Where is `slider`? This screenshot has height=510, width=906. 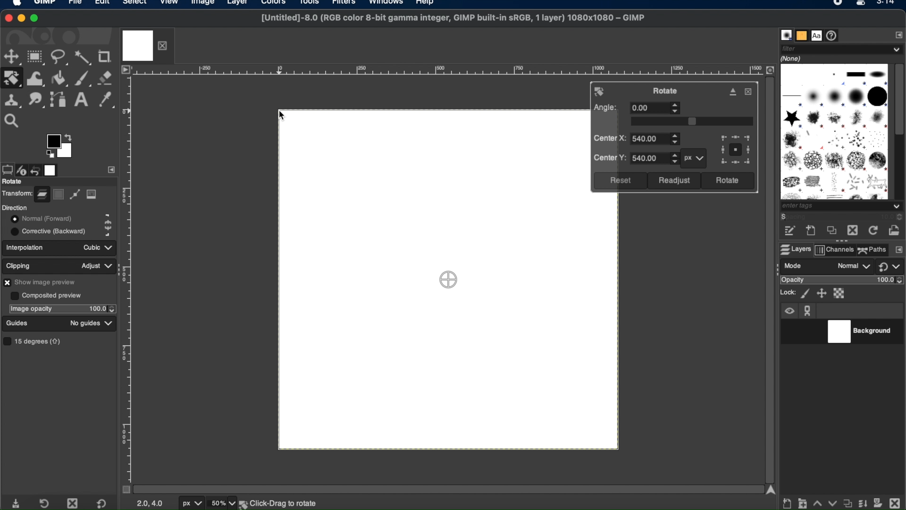 slider is located at coordinates (692, 121).